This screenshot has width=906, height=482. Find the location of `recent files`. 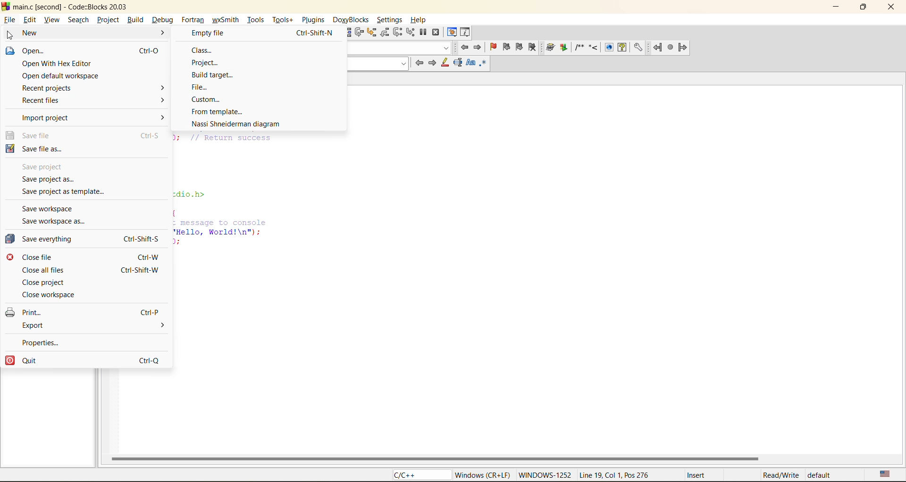

recent files is located at coordinates (47, 100).